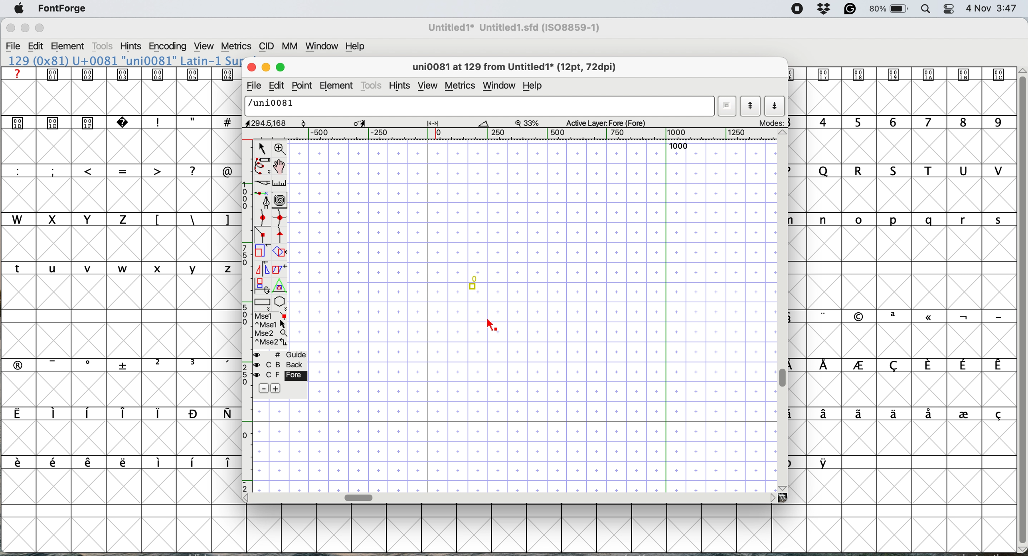  What do you see at coordinates (1006, 9) in the screenshot?
I see `3:47` at bounding box center [1006, 9].